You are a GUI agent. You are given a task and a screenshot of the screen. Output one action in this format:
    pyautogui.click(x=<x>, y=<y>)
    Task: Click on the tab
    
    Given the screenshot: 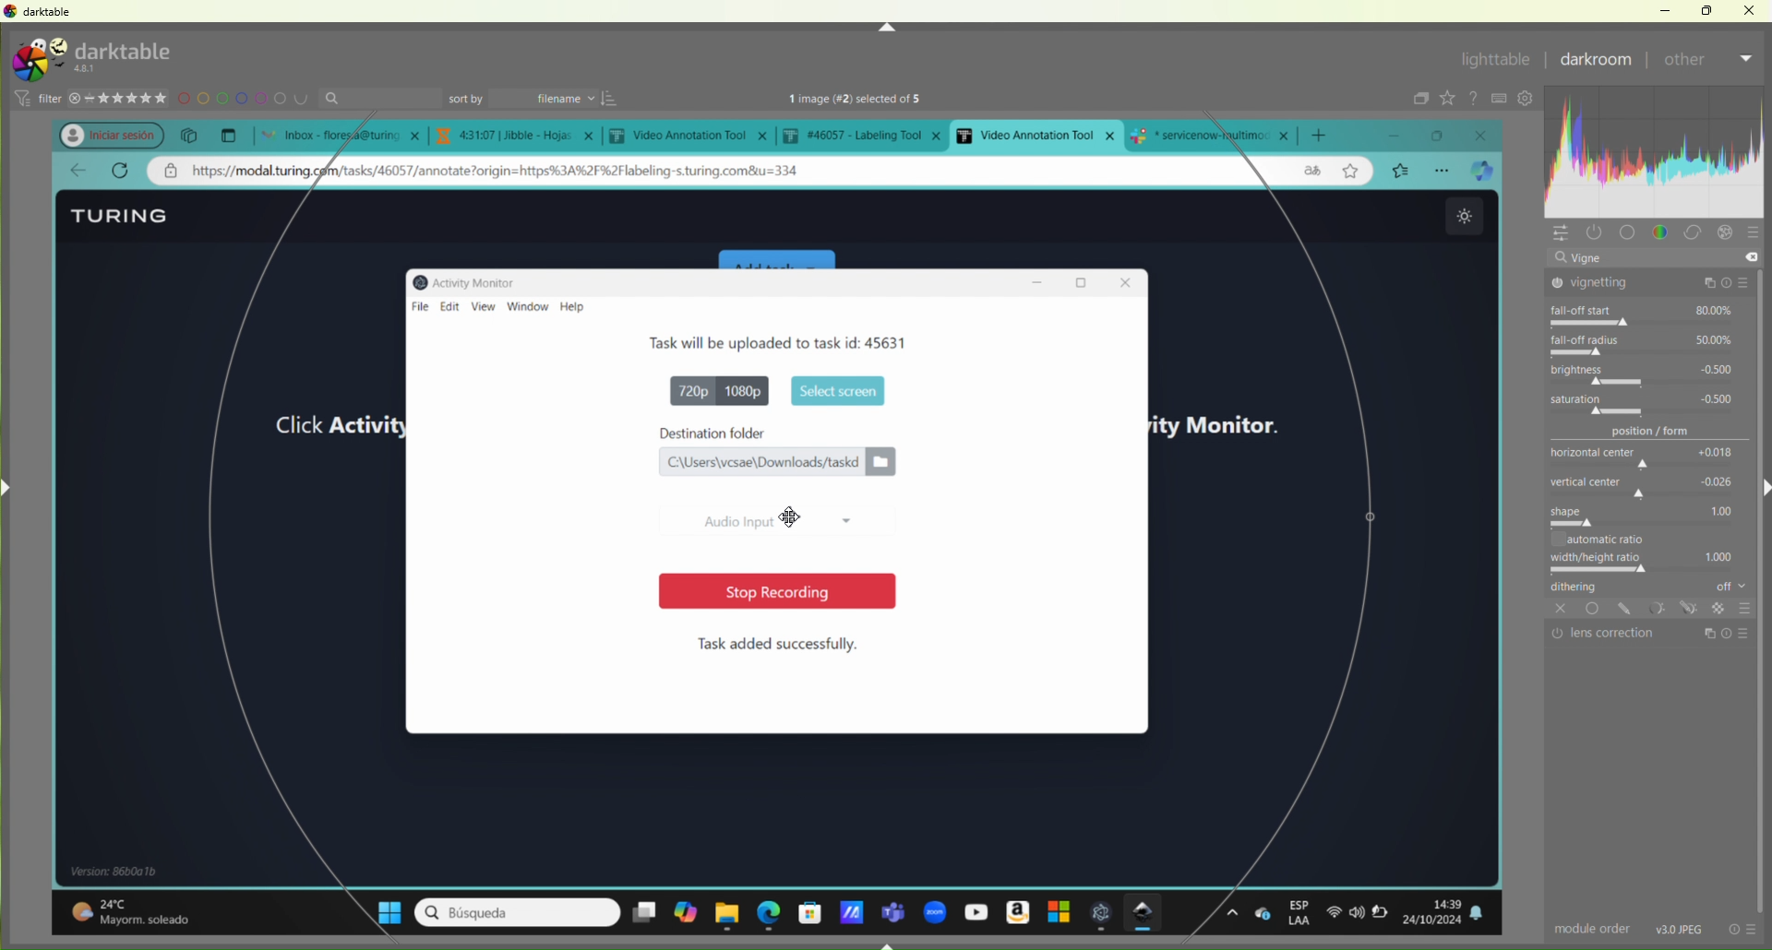 What is the action you would take?
    pyautogui.click(x=868, y=135)
    